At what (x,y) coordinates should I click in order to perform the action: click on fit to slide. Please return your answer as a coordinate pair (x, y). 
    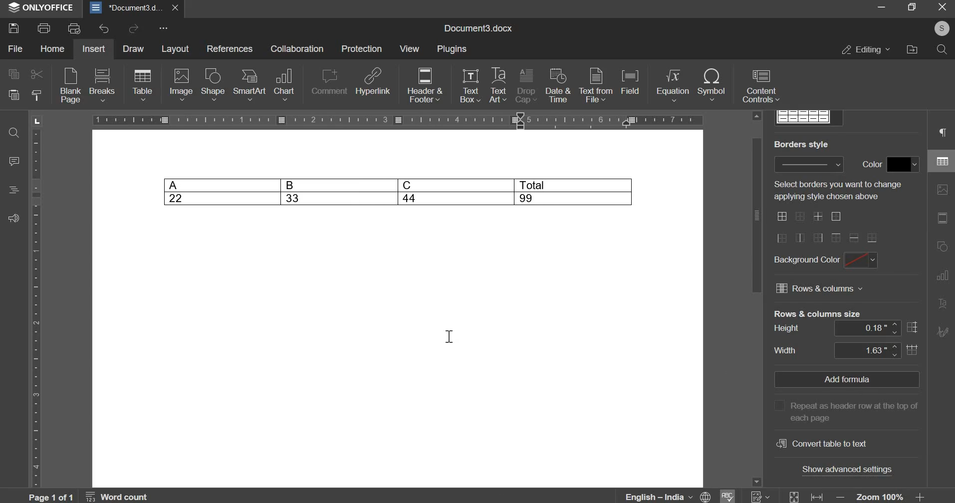
    Looking at the image, I should click on (794, 497).